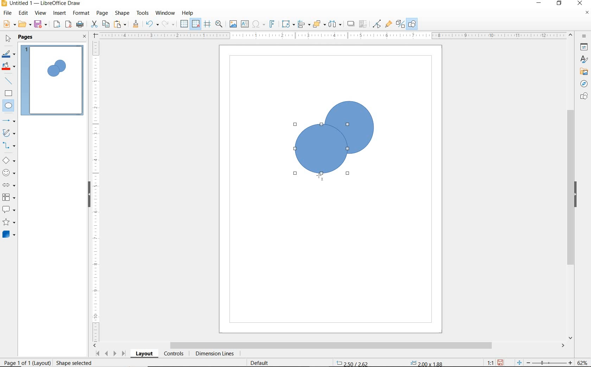  What do you see at coordinates (363, 24) in the screenshot?
I see `CROP IMAGE` at bounding box center [363, 24].